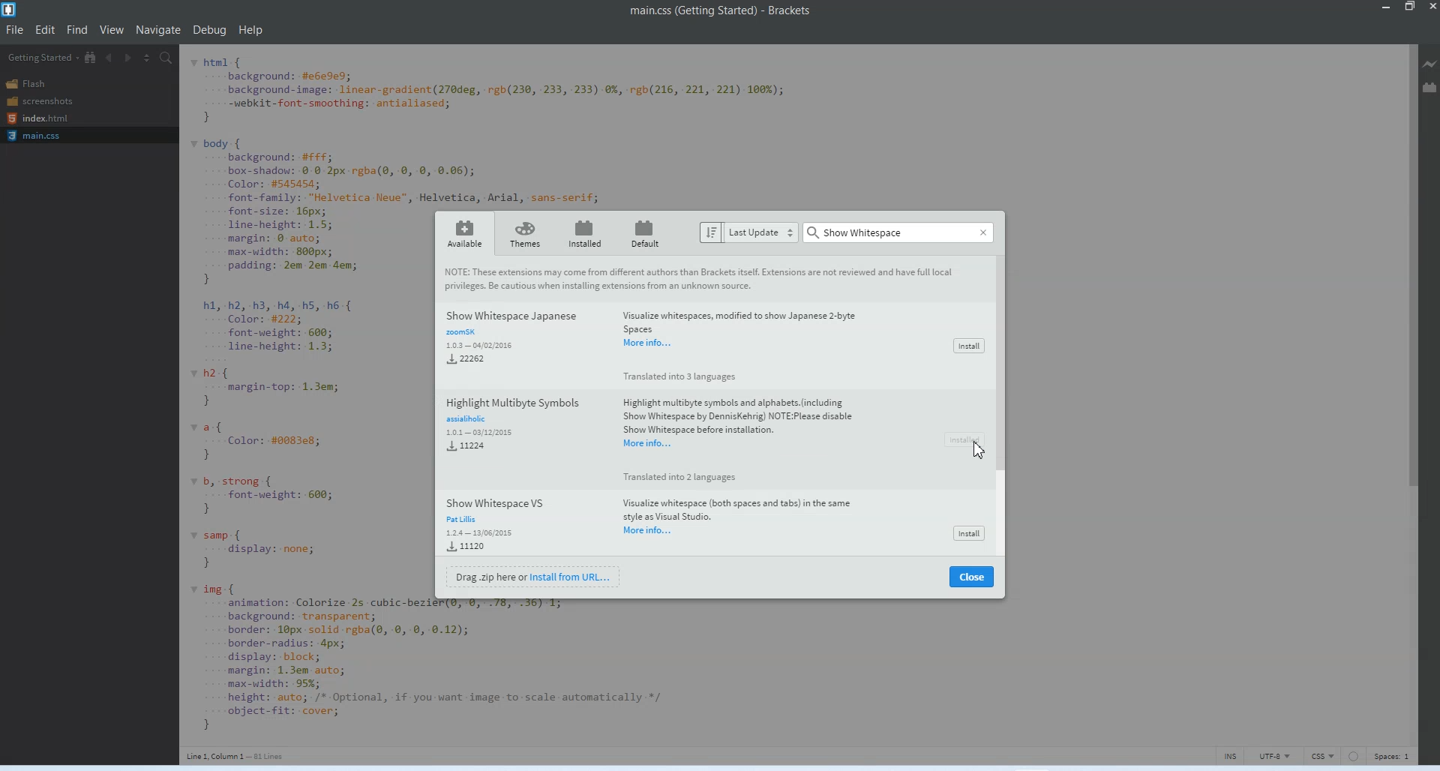 Image resolution: width=1440 pixels, height=771 pixels. I want to click on INS, so click(1231, 755).